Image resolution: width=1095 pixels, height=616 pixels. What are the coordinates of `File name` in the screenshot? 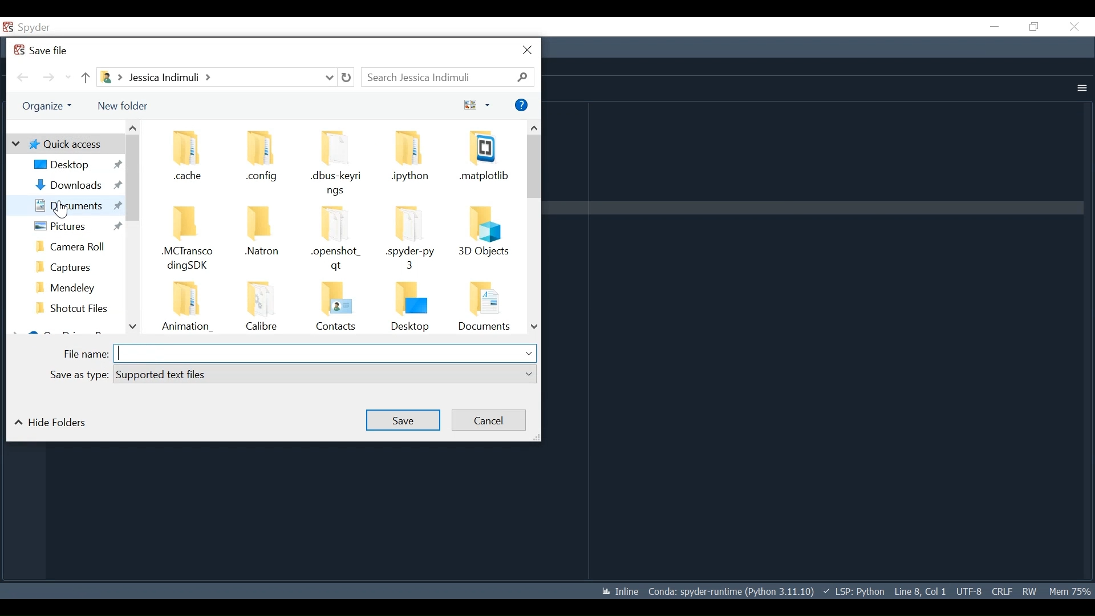 It's located at (299, 352).